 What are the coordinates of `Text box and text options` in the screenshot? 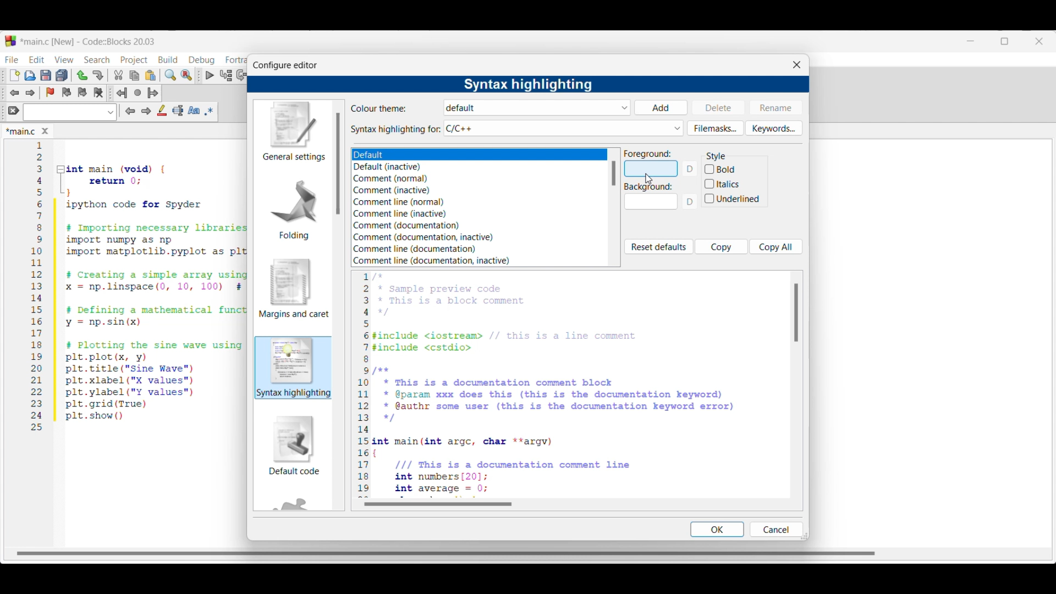 It's located at (69, 112).